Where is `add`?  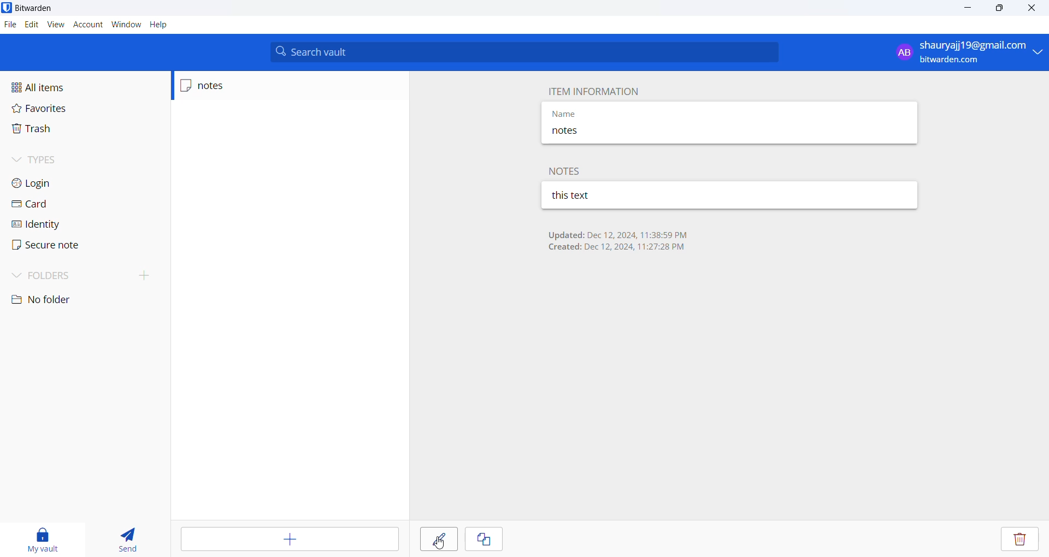 add is located at coordinates (291, 540).